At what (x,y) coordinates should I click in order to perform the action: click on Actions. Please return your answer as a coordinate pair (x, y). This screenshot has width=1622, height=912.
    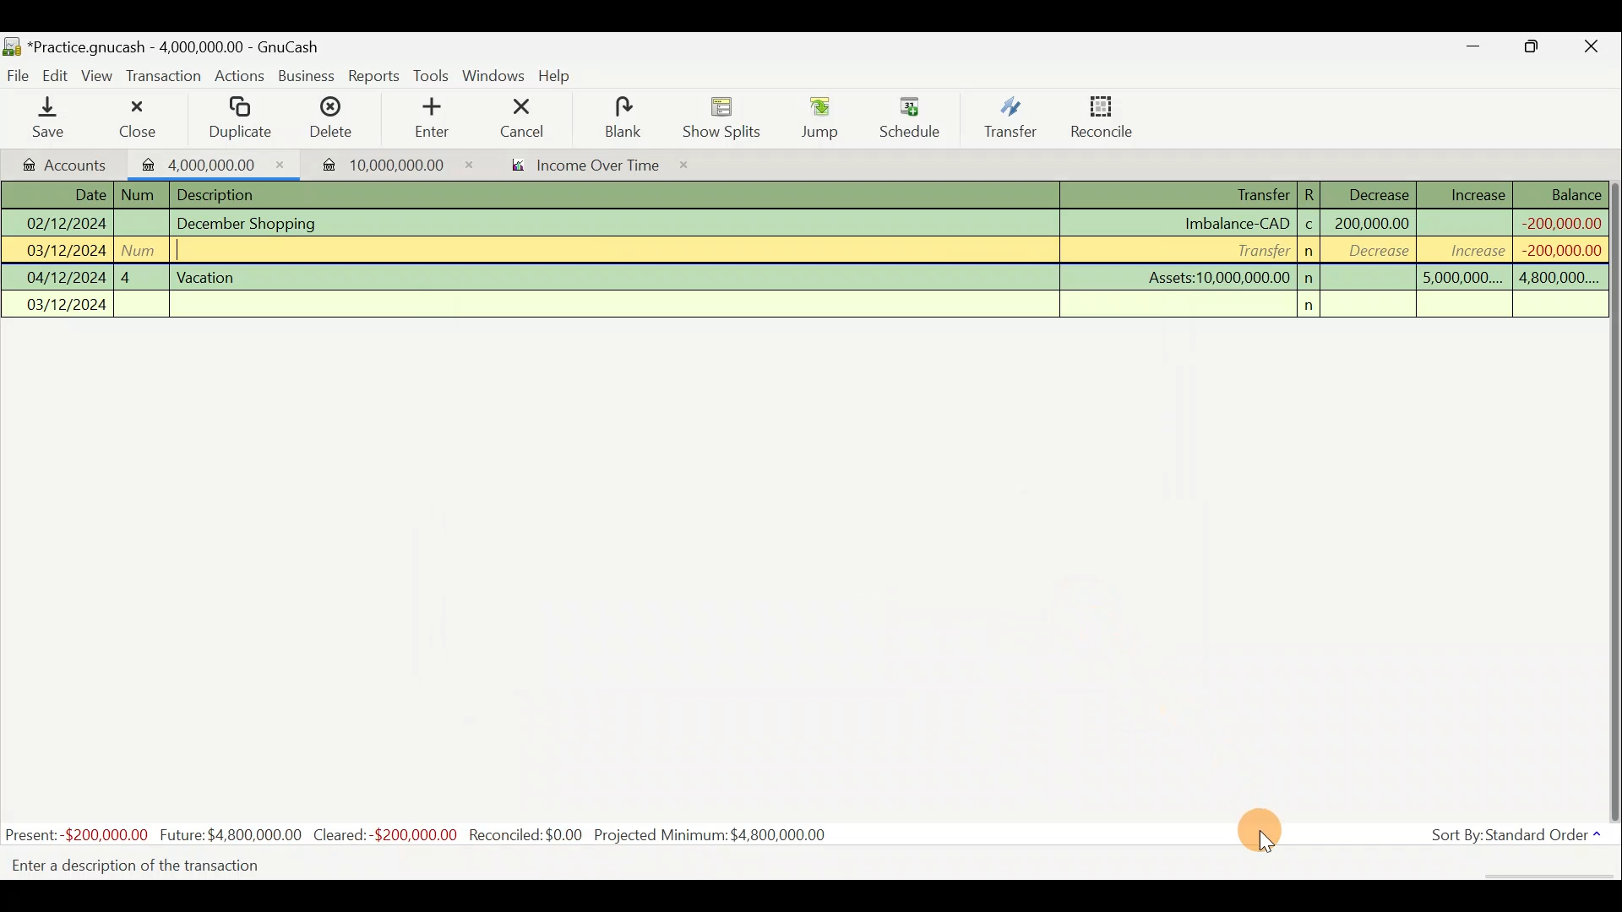
    Looking at the image, I should click on (242, 77).